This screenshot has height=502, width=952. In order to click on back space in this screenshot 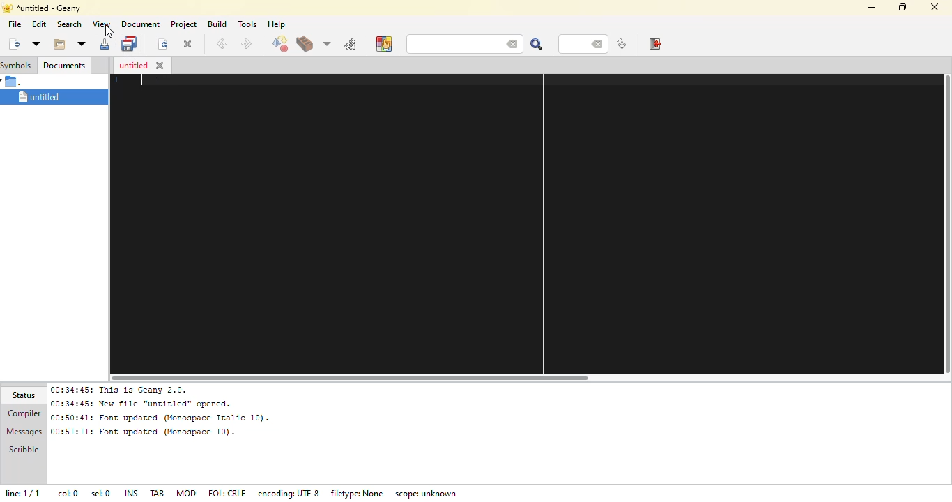, I will do `click(599, 45)`.